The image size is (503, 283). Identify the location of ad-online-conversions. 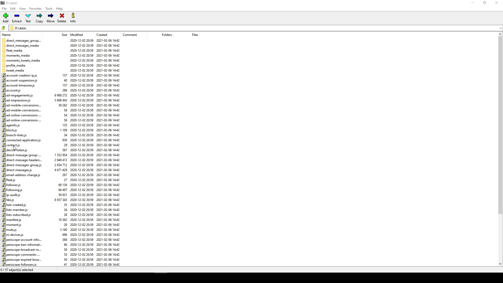
(22, 115).